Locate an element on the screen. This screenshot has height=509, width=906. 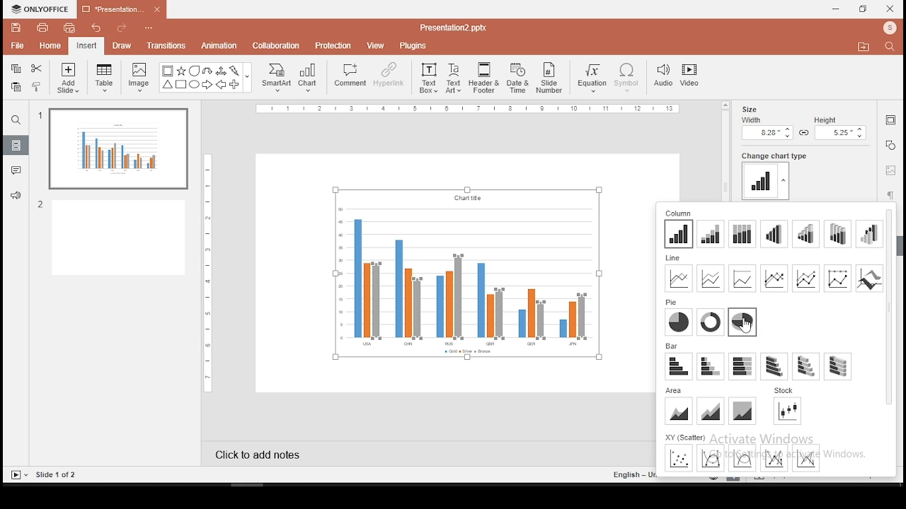
chart is located at coordinates (309, 78).